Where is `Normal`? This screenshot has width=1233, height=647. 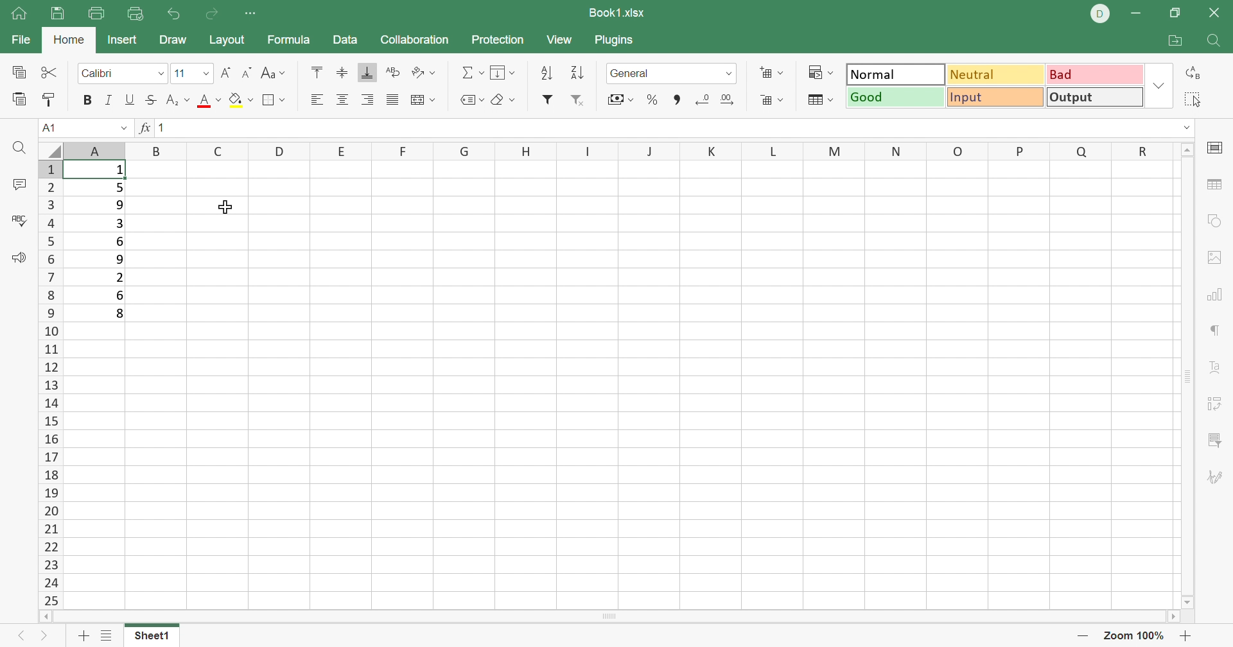
Normal is located at coordinates (892, 74).